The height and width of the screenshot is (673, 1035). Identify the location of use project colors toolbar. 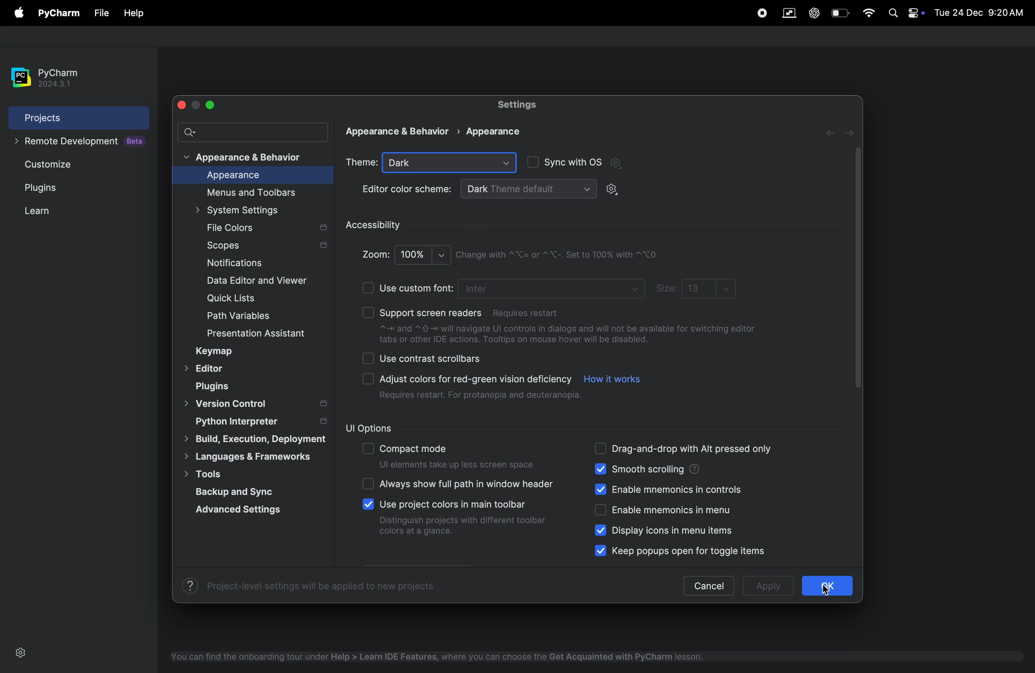
(464, 520).